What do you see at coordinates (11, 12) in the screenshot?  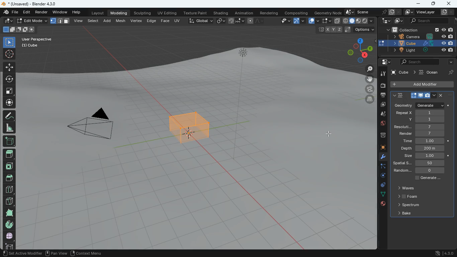 I see `file` at bounding box center [11, 12].